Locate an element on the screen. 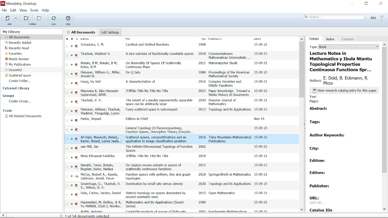  author keywords is located at coordinates (327, 137).